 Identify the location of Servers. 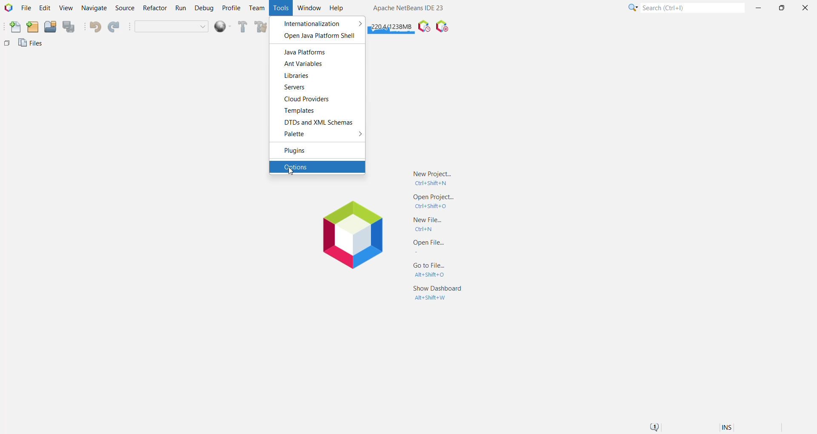
(294, 87).